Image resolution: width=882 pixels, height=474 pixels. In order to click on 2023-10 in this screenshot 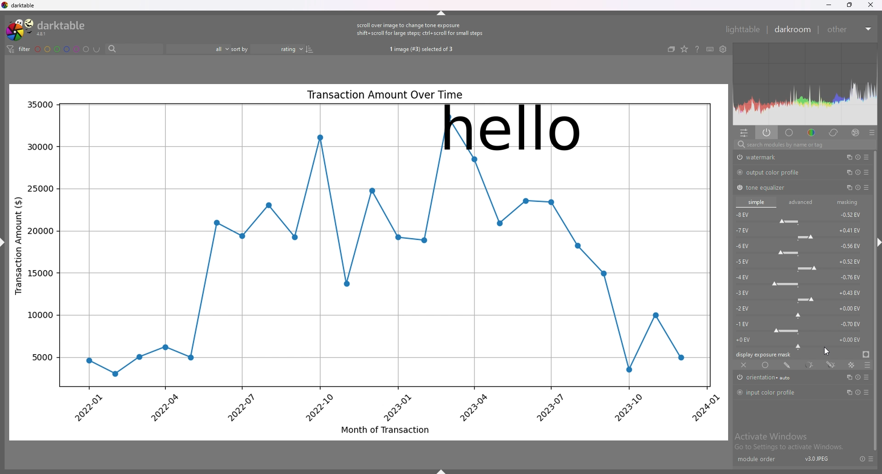, I will do `click(633, 408)`.